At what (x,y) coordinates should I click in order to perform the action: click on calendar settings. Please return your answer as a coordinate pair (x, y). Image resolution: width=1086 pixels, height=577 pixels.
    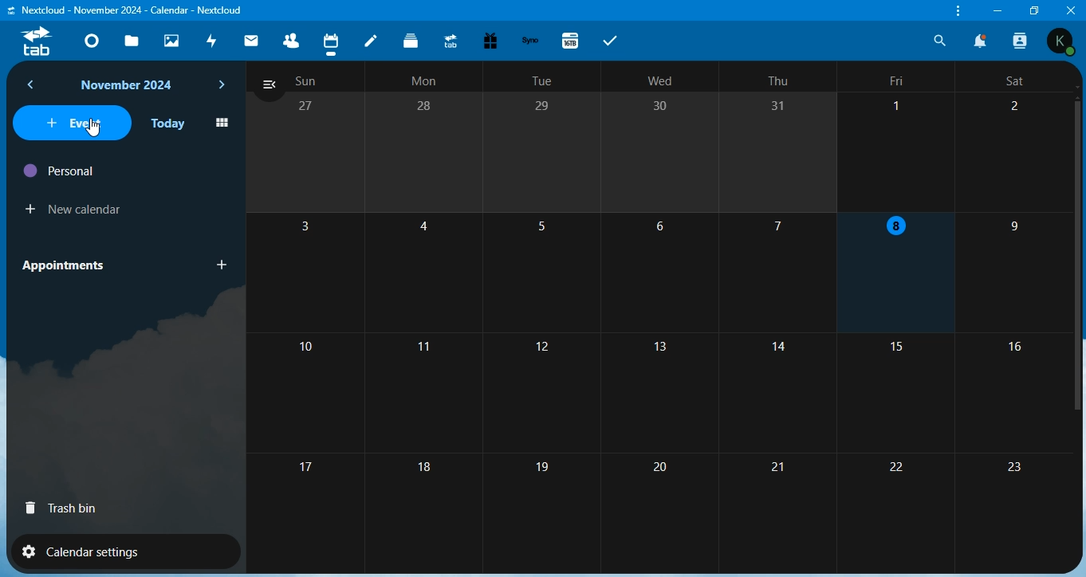
    Looking at the image, I should click on (102, 551).